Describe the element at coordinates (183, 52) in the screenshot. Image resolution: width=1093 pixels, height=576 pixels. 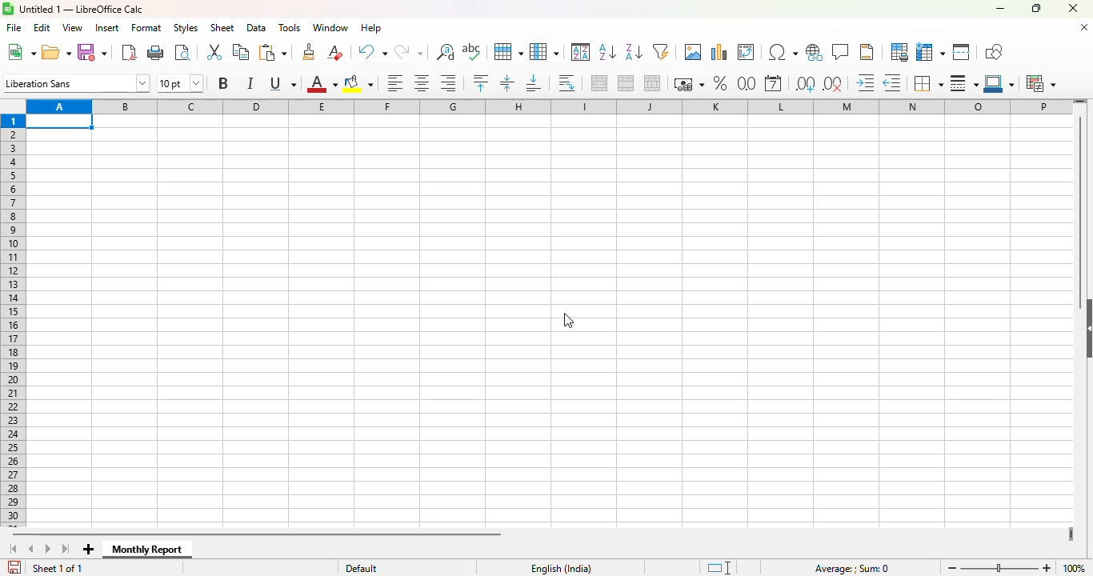
I see `toggle print preview` at that location.